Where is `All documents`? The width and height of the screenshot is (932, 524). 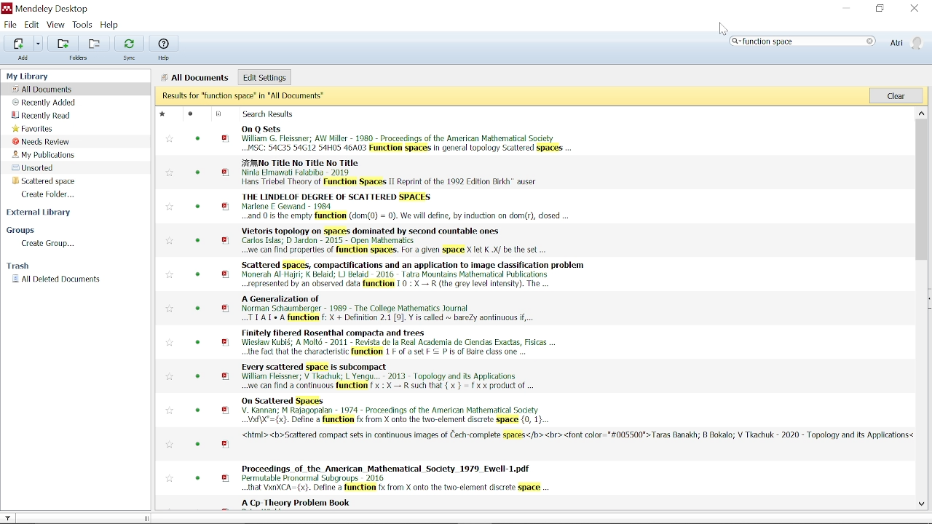 All documents is located at coordinates (44, 90).